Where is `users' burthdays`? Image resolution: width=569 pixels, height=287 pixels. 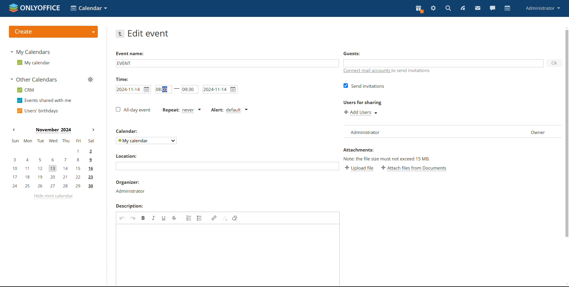 users' burthdays is located at coordinates (39, 110).